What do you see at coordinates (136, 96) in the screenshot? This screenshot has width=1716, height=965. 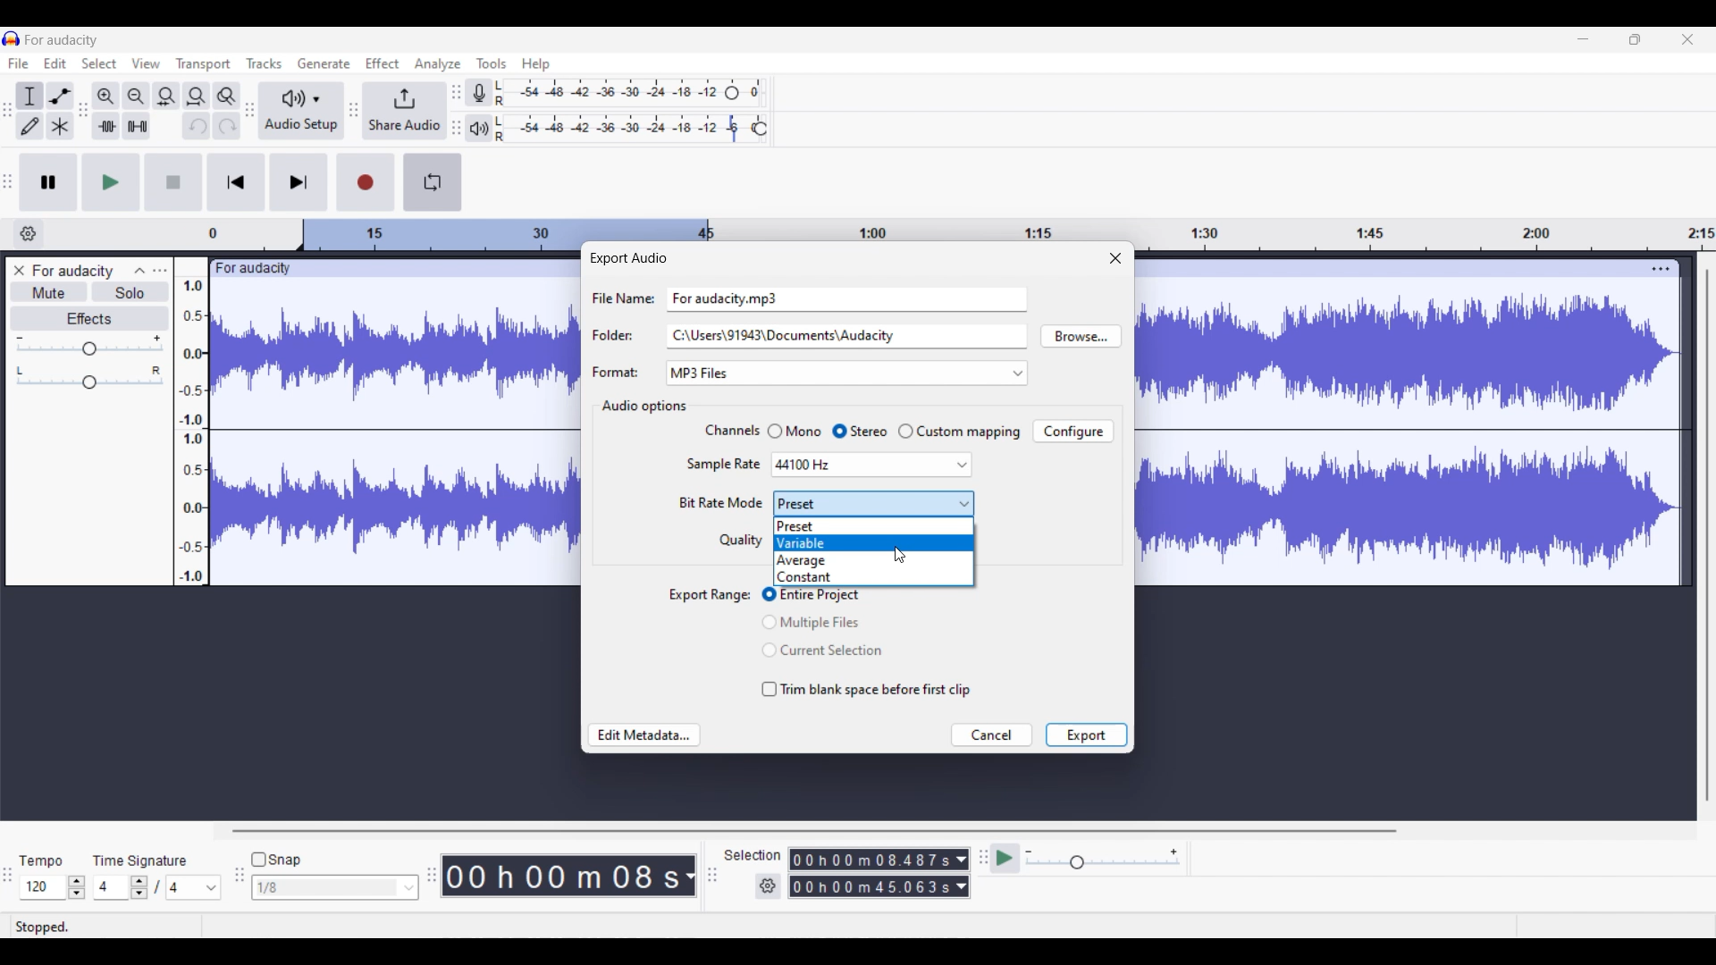 I see `Zoom out` at bounding box center [136, 96].